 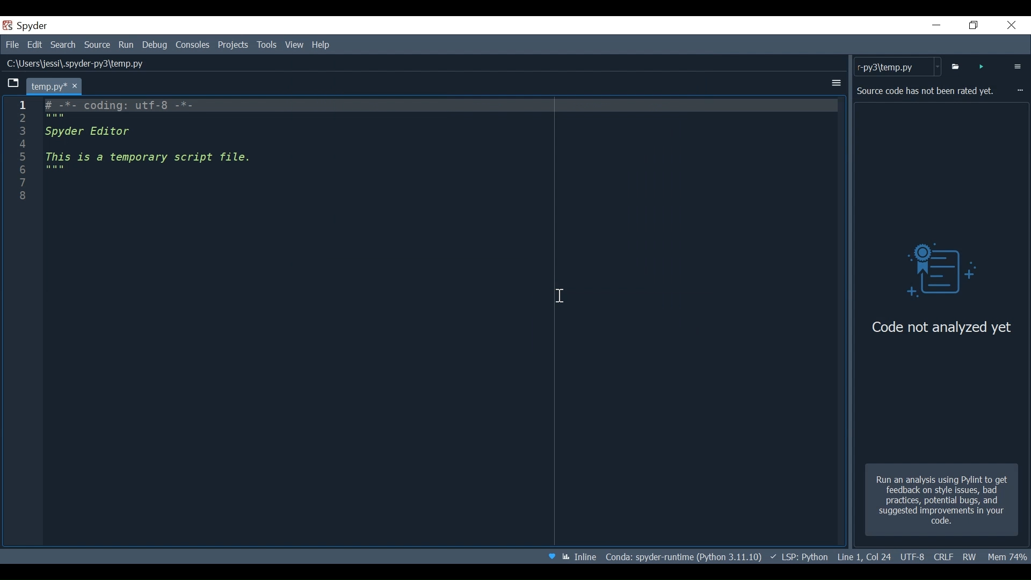 I want to click on File EQL Status, so click(x=940, y=556).